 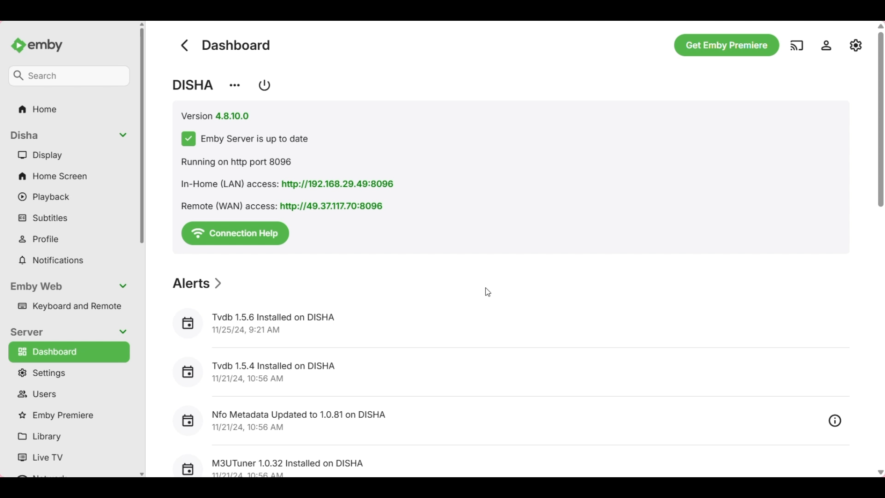 What do you see at coordinates (496, 421) in the screenshot?
I see `Recent alert` at bounding box center [496, 421].